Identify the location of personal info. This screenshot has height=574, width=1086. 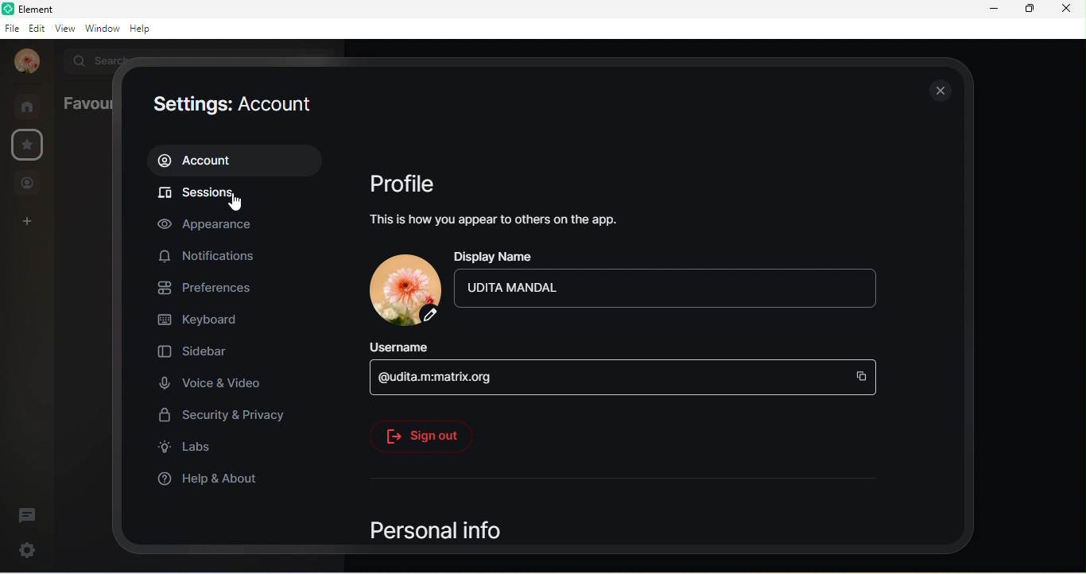
(435, 530).